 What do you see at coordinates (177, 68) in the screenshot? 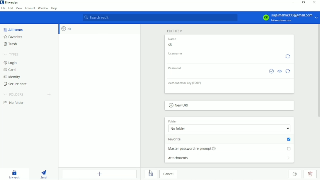
I see `Password` at bounding box center [177, 68].